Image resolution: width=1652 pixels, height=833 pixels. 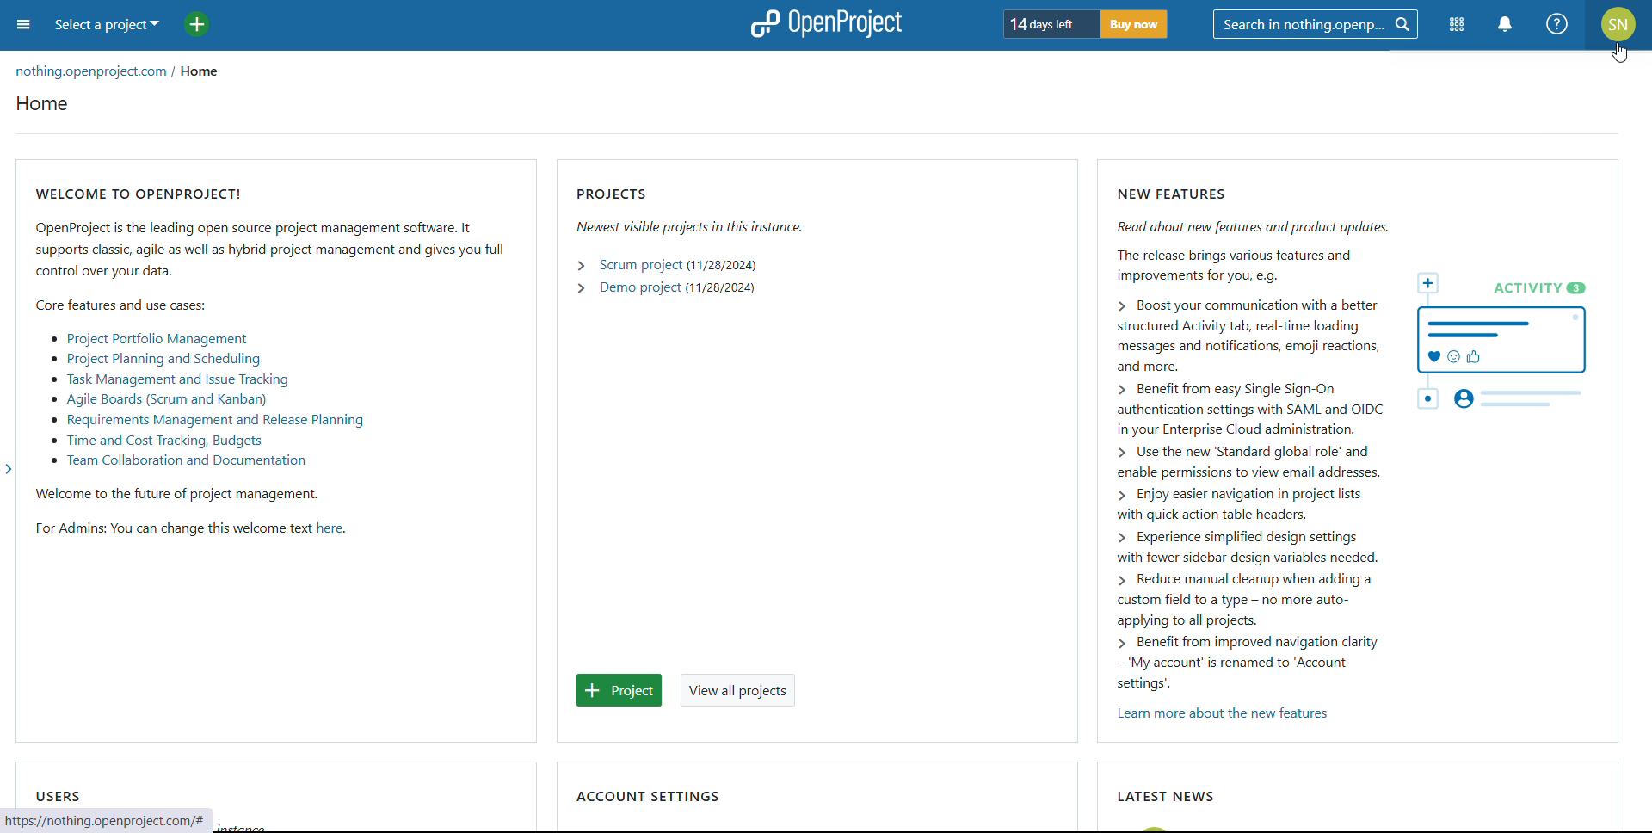 I want to click on search, so click(x=1315, y=24).